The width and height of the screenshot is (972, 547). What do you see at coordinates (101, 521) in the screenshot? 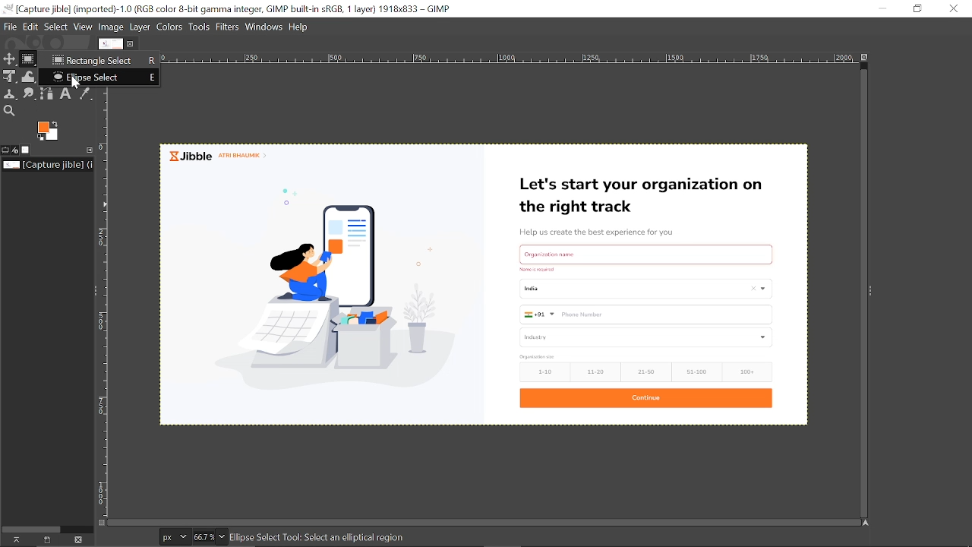
I see `Toggle quick mask on/off` at bounding box center [101, 521].